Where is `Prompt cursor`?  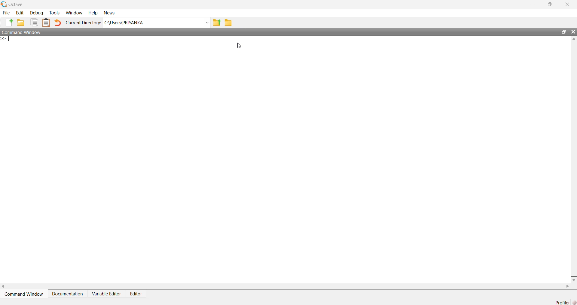 Prompt cursor is located at coordinates (5, 40).